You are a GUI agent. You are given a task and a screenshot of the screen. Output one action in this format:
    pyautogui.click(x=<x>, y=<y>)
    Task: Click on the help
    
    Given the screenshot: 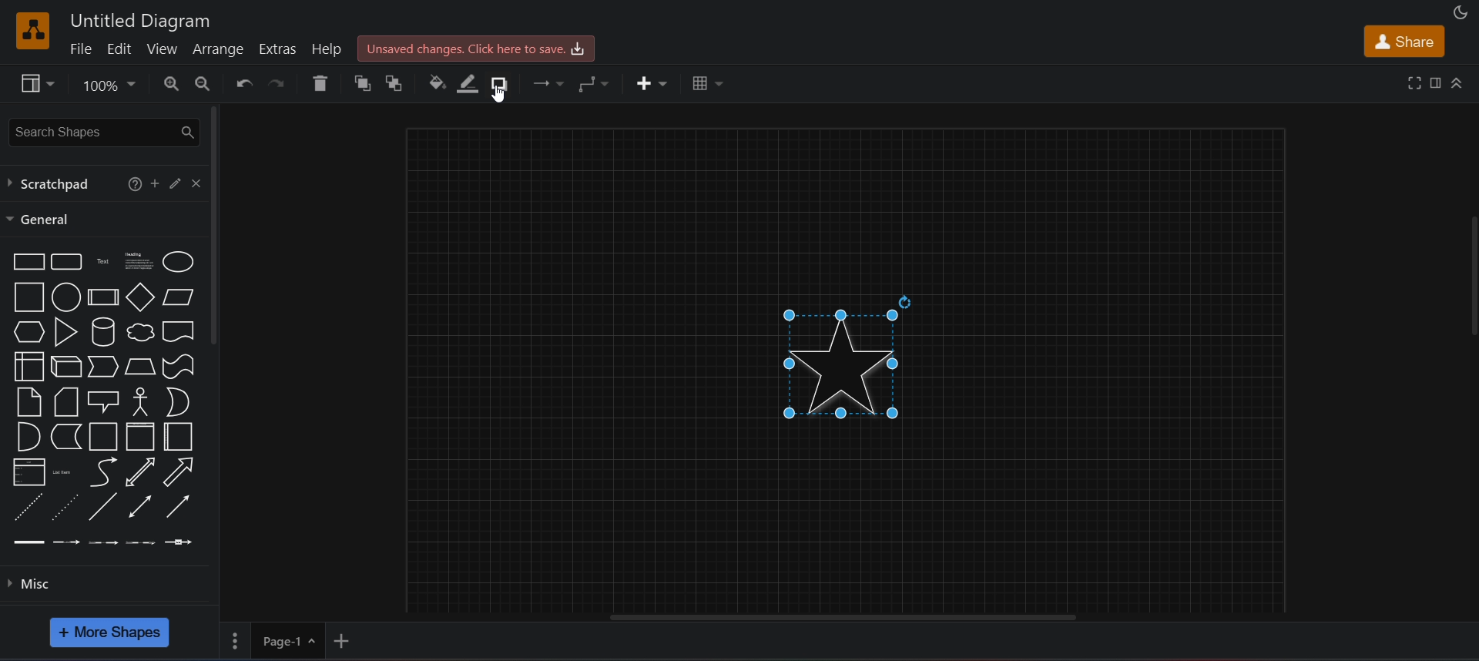 What is the action you would take?
    pyautogui.click(x=132, y=185)
    